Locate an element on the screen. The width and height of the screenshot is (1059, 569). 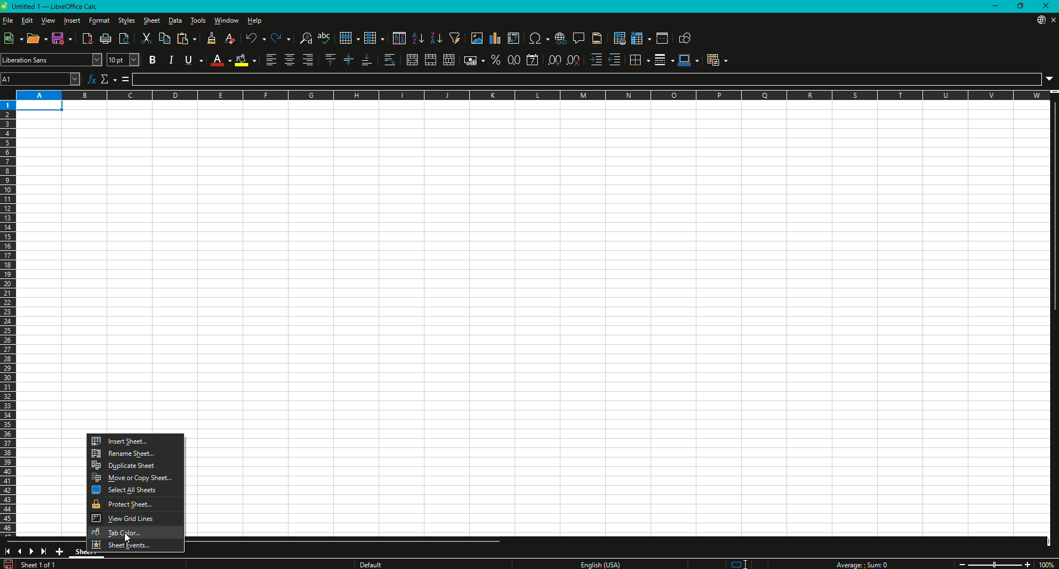
Format as Number is located at coordinates (513, 60).